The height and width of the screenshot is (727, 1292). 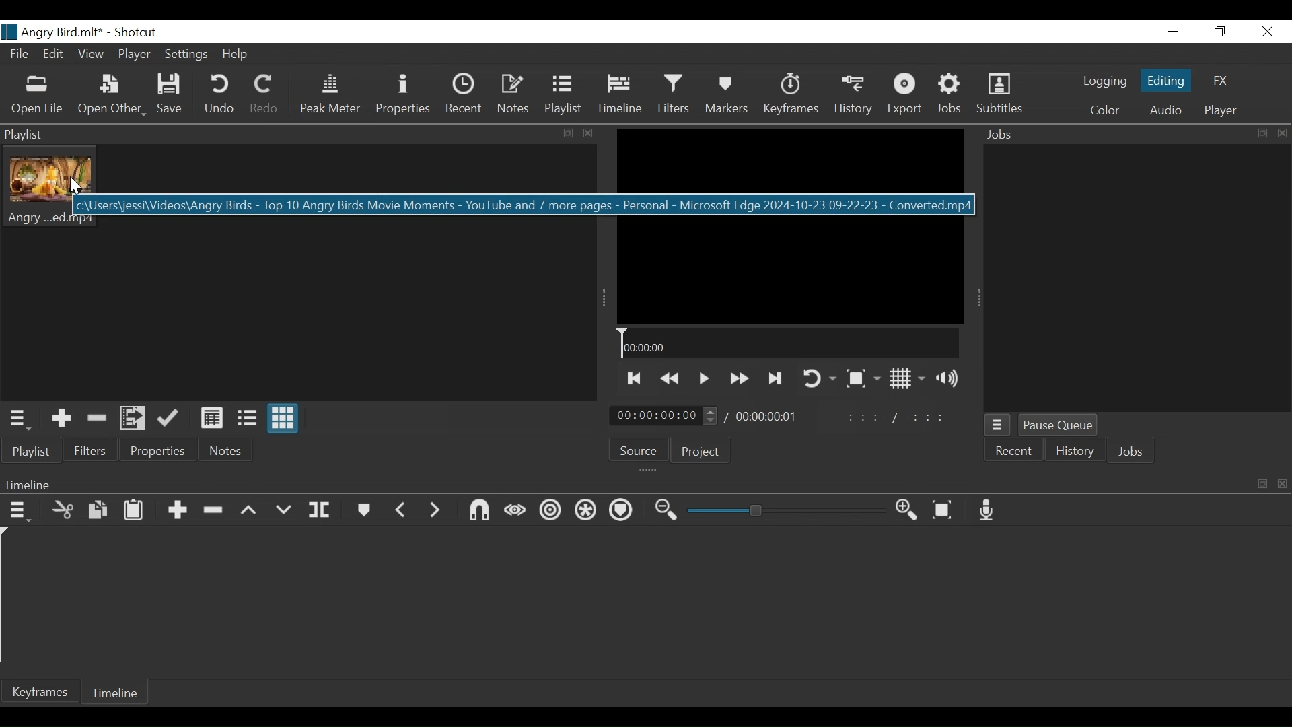 What do you see at coordinates (363, 510) in the screenshot?
I see `markers` at bounding box center [363, 510].